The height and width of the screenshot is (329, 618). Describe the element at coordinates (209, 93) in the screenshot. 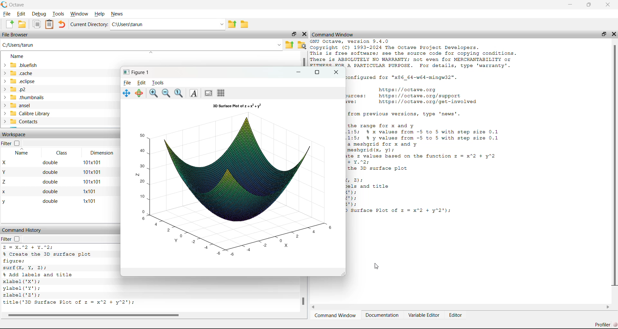

I see `Plot` at that location.